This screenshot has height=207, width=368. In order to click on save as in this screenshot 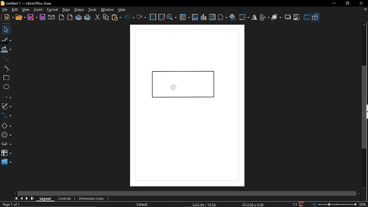, I will do `click(43, 17)`.